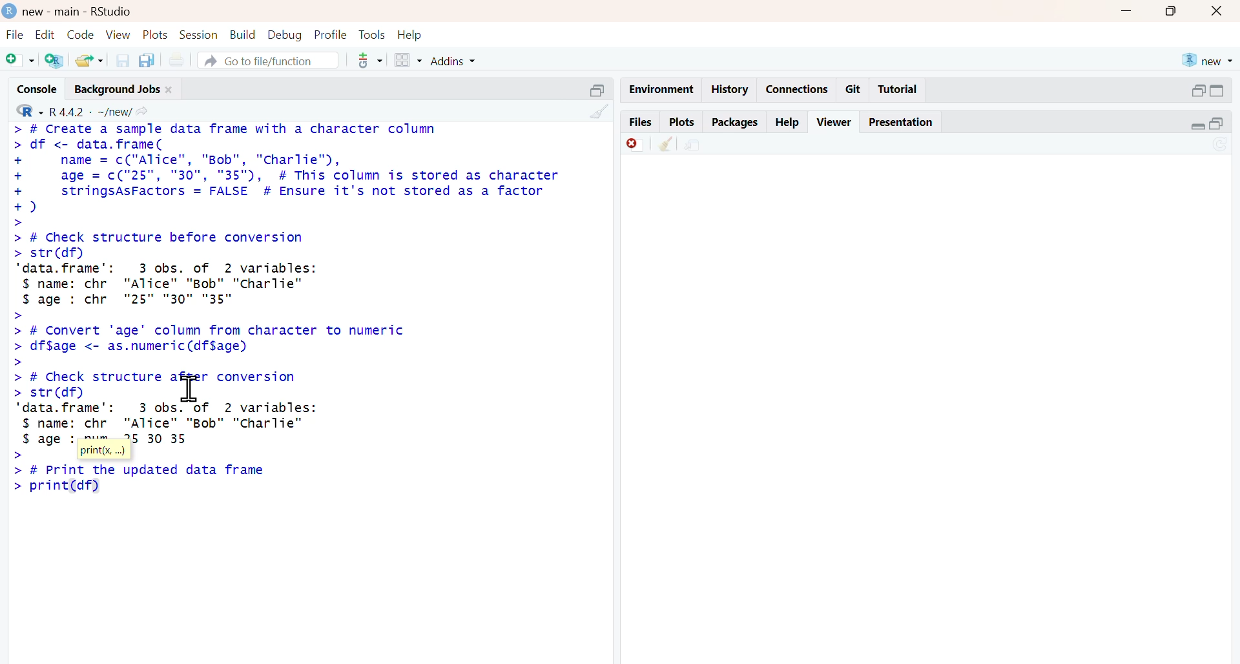 The width and height of the screenshot is (1240, 664). Describe the element at coordinates (146, 61) in the screenshot. I see `copy` at that location.